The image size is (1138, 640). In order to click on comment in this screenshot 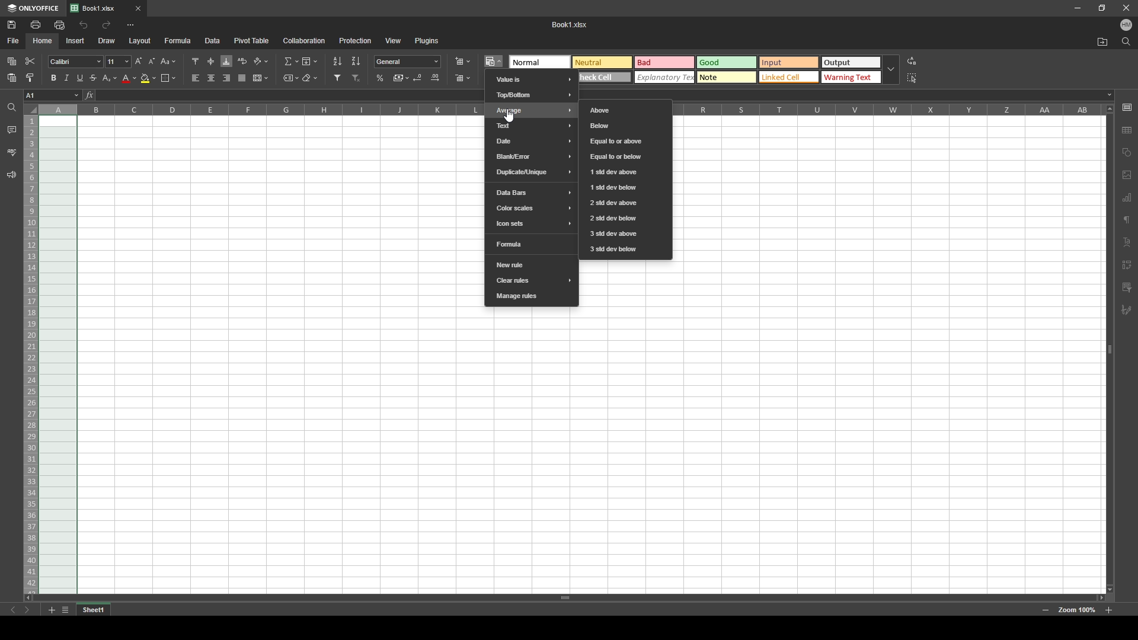, I will do `click(1129, 286)`.